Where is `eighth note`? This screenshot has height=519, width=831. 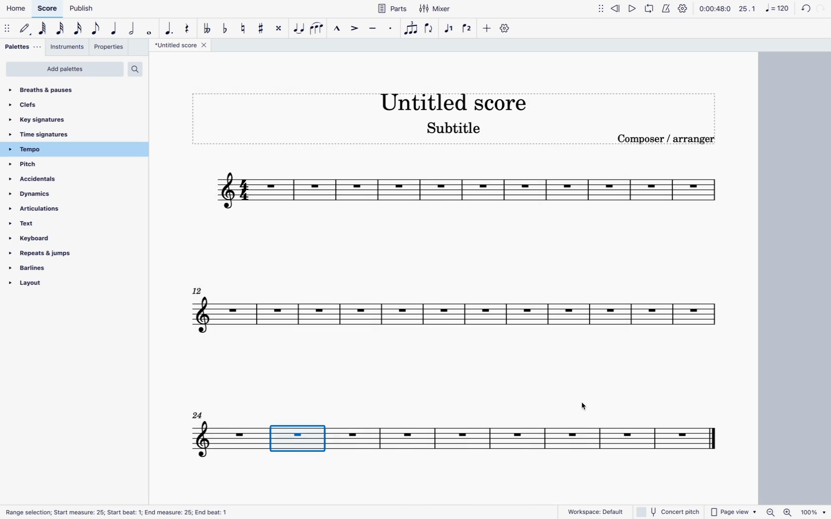 eighth note is located at coordinates (96, 28).